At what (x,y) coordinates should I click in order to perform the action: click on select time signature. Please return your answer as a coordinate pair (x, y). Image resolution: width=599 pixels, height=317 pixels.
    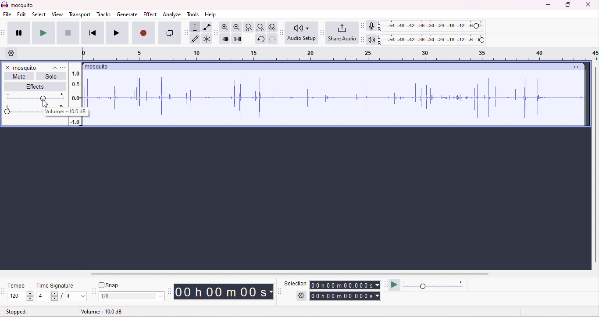
    Looking at the image, I should click on (46, 296).